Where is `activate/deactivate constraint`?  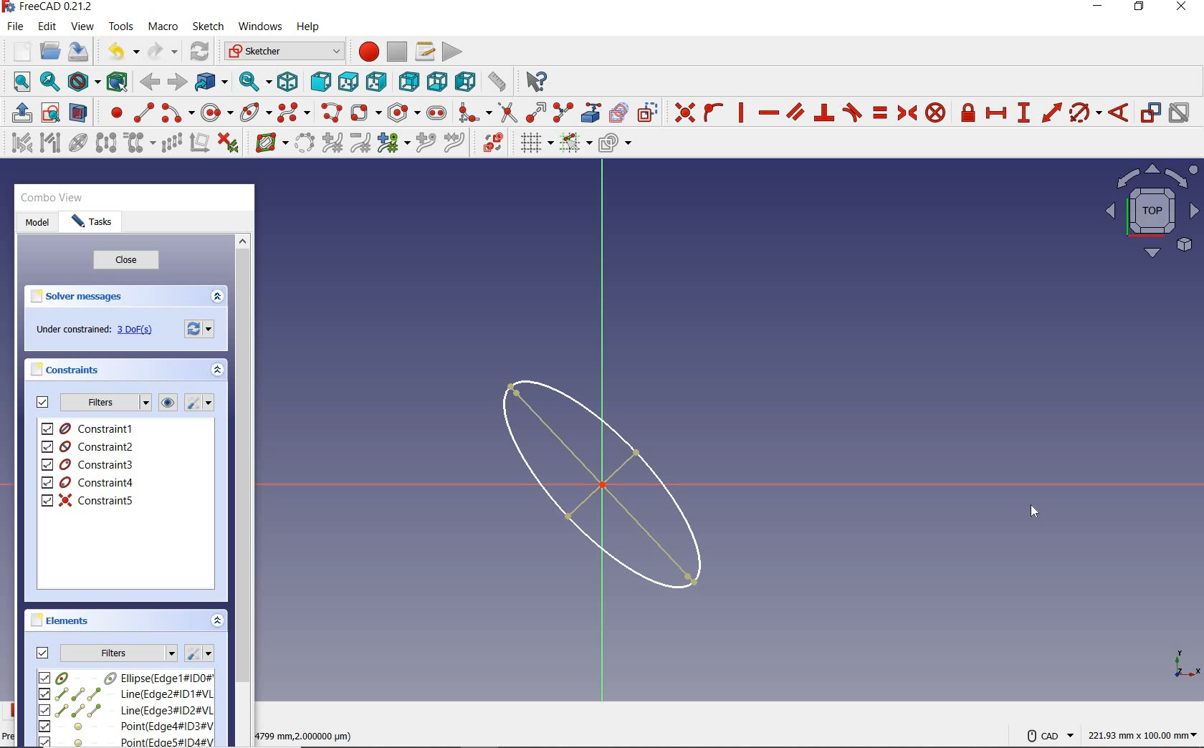 activate/deactivate constraint is located at coordinates (1180, 113).